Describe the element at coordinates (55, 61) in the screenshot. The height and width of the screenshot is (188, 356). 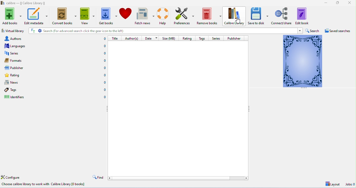
I see `formats` at that location.